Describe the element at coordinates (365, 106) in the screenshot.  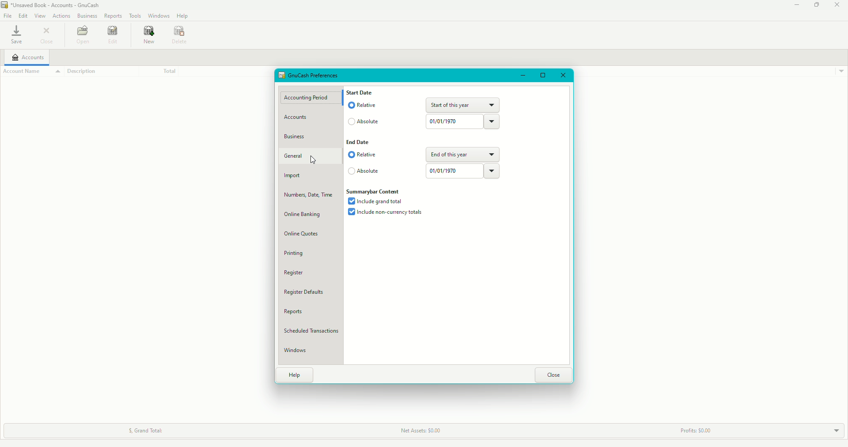
I see `Relative` at that location.